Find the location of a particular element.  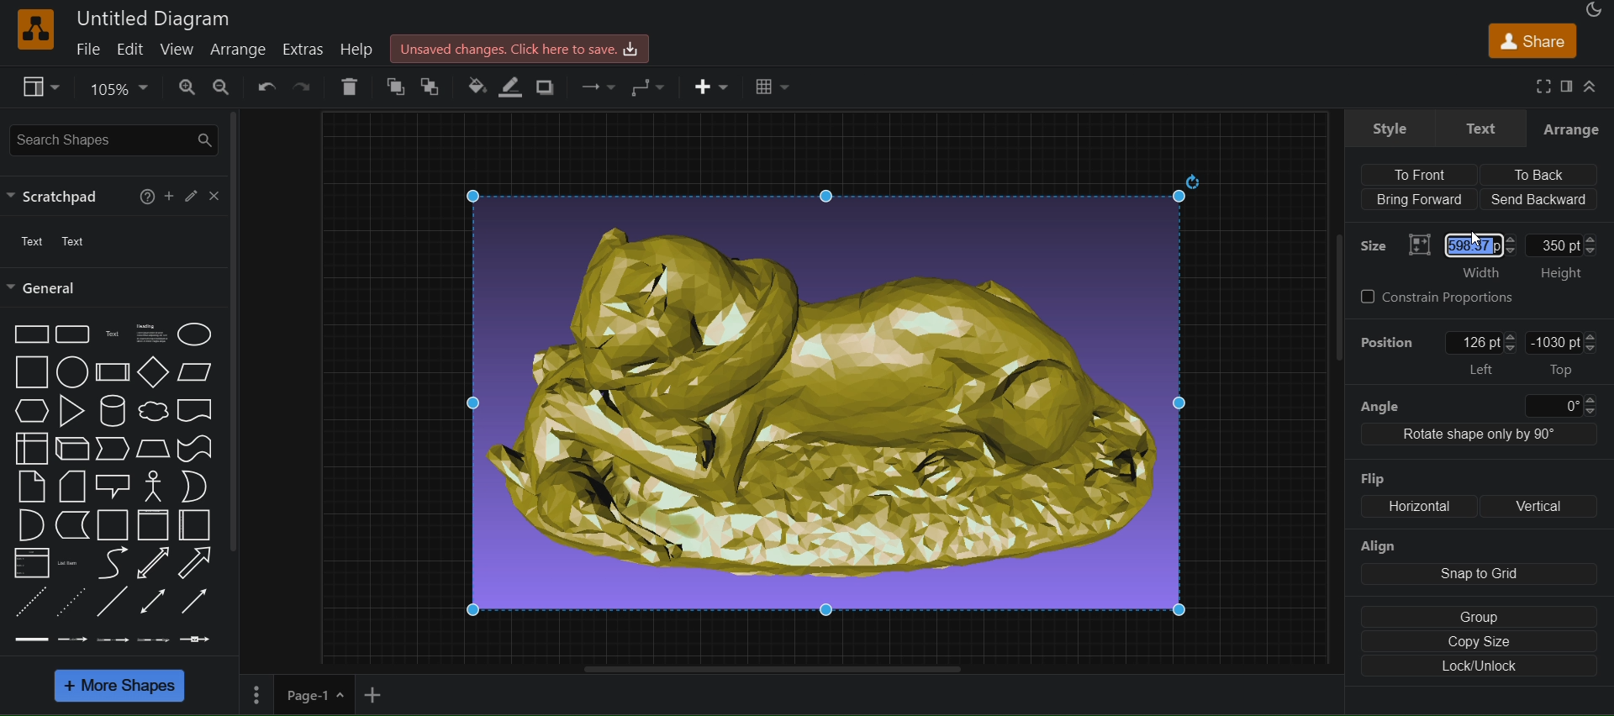

arrange is located at coordinates (240, 50).